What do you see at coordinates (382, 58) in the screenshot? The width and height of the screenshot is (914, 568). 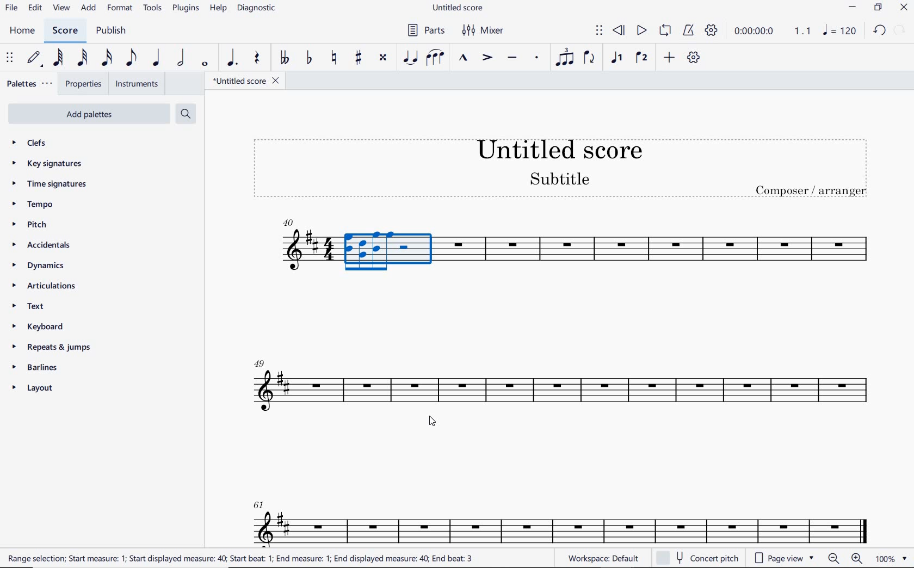 I see `TOGGLE DOUBLE-SHARP` at bounding box center [382, 58].